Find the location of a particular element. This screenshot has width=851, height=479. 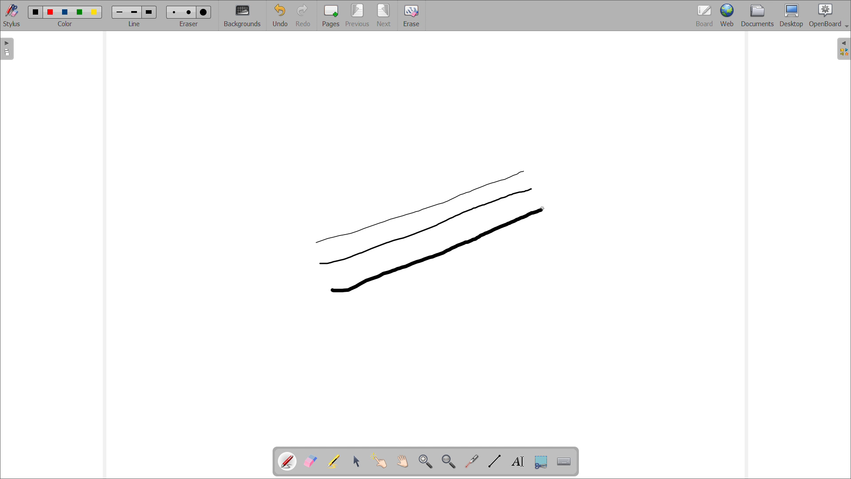

Eraser size is located at coordinates (189, 12).